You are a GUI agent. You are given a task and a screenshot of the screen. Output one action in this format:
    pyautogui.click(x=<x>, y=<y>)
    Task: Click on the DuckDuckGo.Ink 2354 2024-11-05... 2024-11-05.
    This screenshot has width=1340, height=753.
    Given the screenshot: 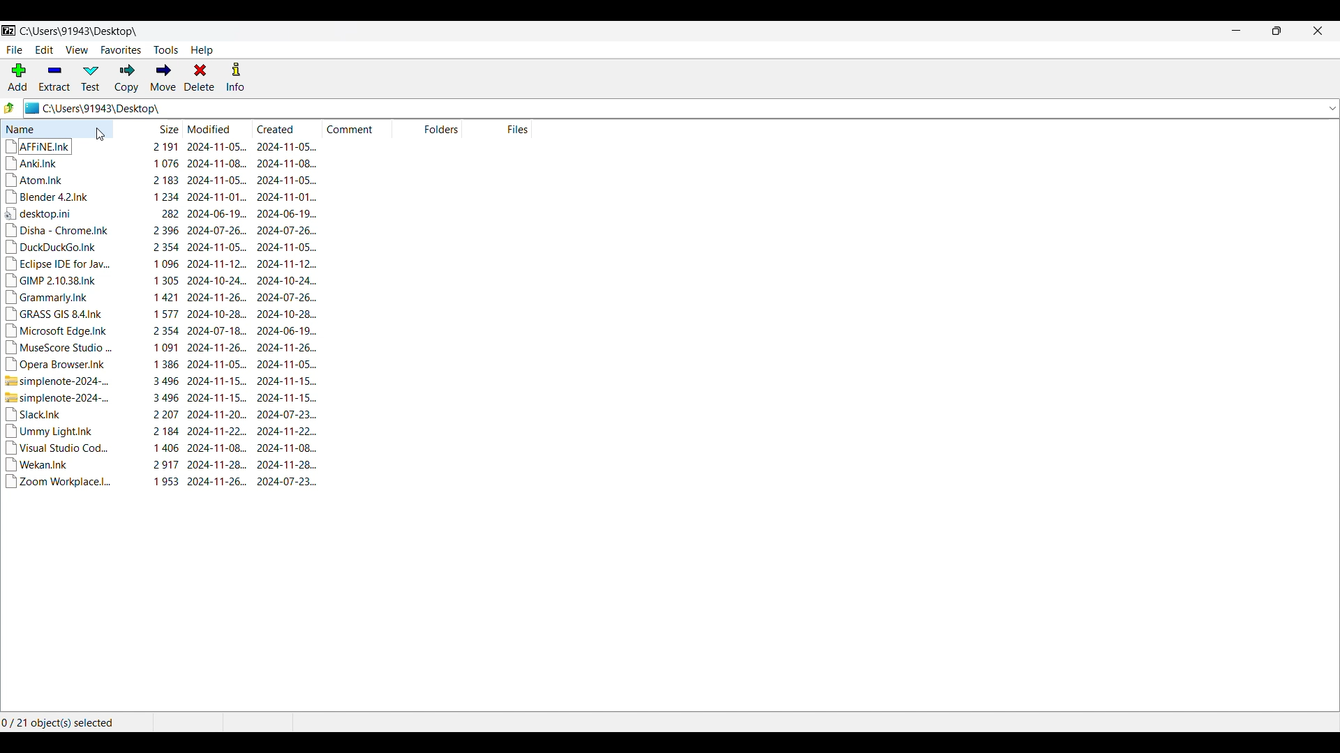 What is the action you would take?
    pyautogui.click(x=163, y=248)
    